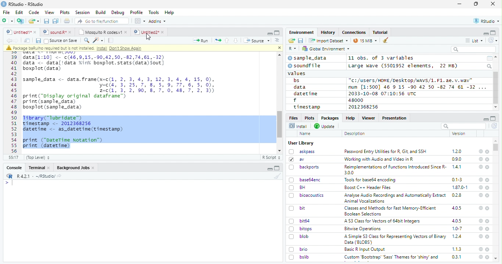  What do you see at coordinates (122, 101) in the screenshot?
I see `data[1:10] <- c(46,9,15,-90,42,50,-82,74,61,-32)

data <_ data[!data ink boxplot.stats(data)sout]

boxplot (data)

sample_data <- data.frame(x=c(1, 2, 3, 4, 3, 12, 3, 4, 4, 15, 0),
y-c(4, 3, 25,7, 8,5, 9,77, 6,5, 0),
2=c(1, 3, 2, 90, 8, 7, 0, 48, 7, 2, 3))

print("pisplay original dataframe™)

print (sample_data)

boxplot (sample_data)

Jibrary("lubridate™)

Timestamp <- 2012368256

datetime <- as_datetime(tinestanp)

print ("DateTime Notation")

print (datetime)` at bounding box center [122, 101].